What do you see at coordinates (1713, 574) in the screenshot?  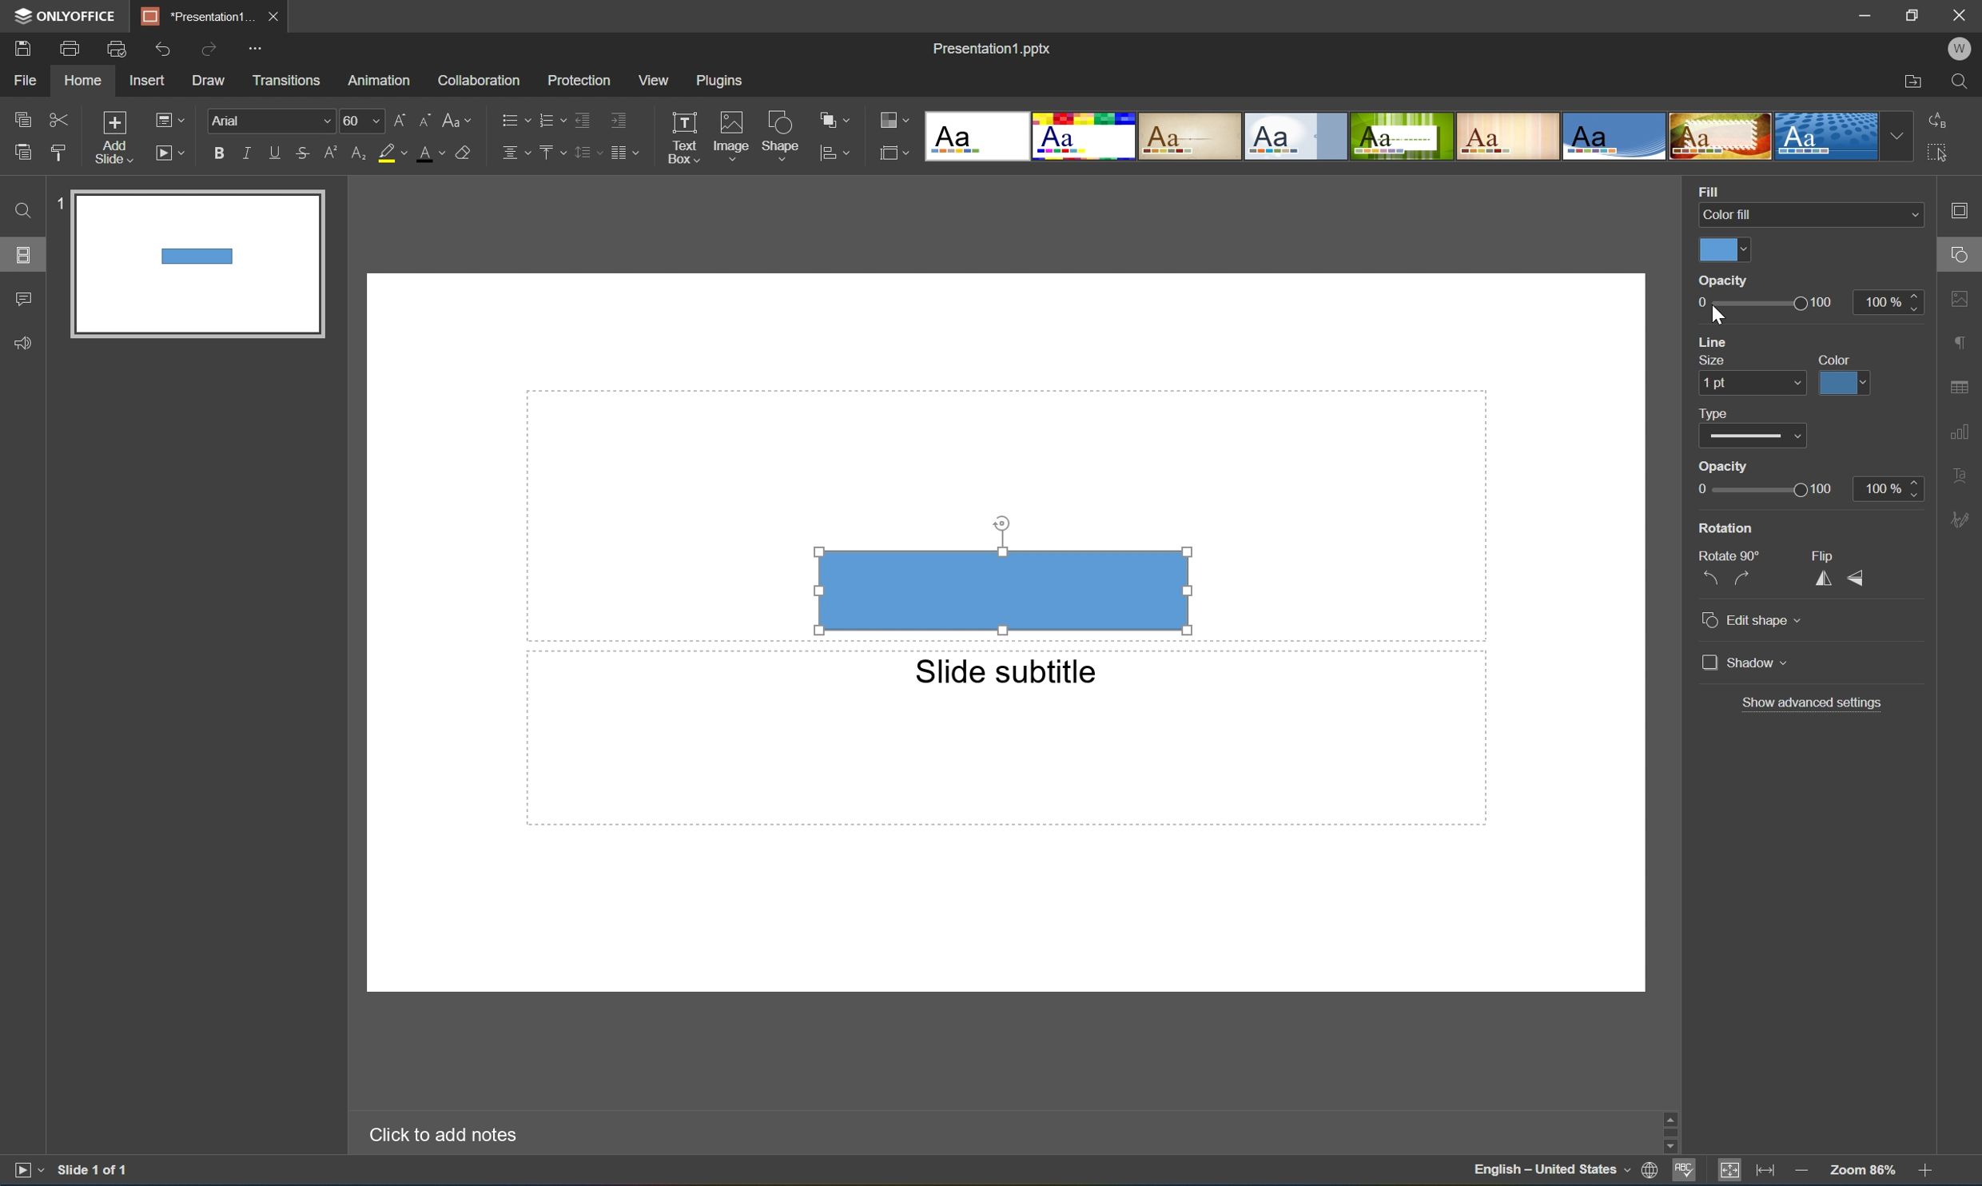 I see `Rotate 90° counterclockwise` at bounding box center [1713, 574].